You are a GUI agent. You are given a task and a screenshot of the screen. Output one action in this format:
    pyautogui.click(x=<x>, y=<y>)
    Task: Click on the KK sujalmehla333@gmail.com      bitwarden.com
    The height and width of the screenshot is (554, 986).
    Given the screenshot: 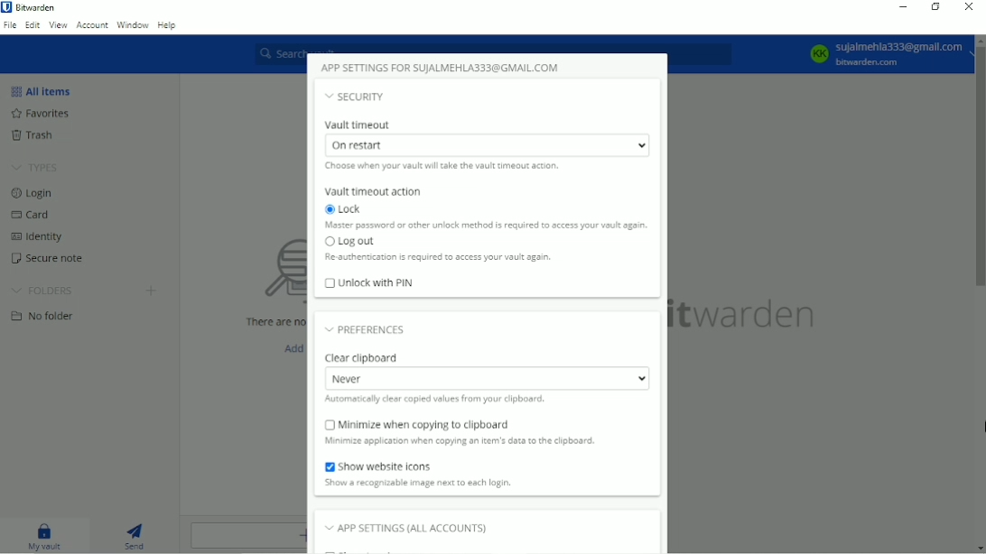 What is the action you would take?
    pyautogui.click(x=885, y=53)
    